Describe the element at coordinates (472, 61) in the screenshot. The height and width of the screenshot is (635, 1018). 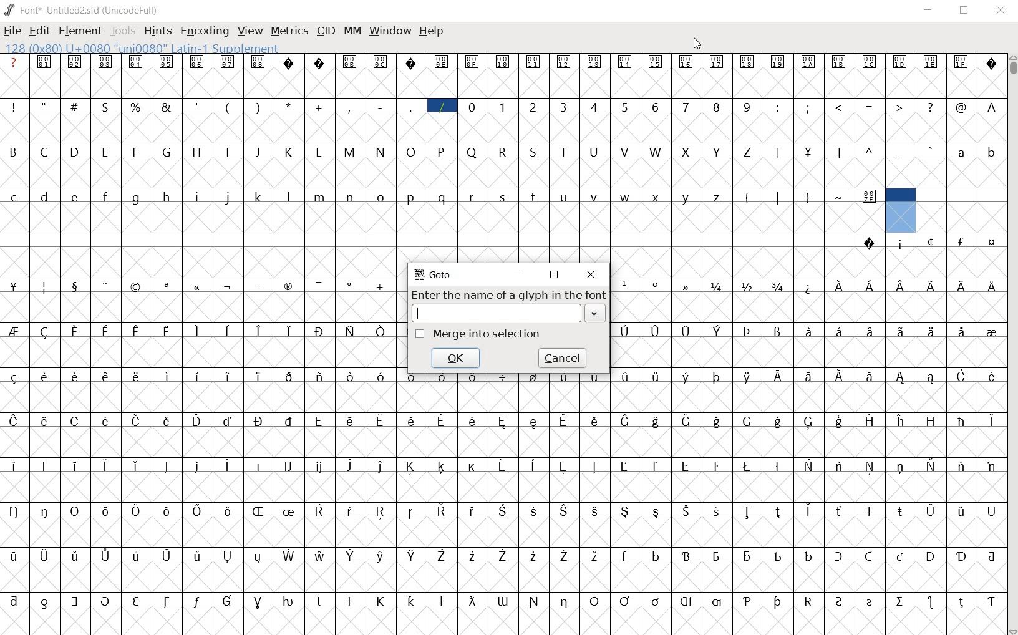
I see `Symbol` at that location.